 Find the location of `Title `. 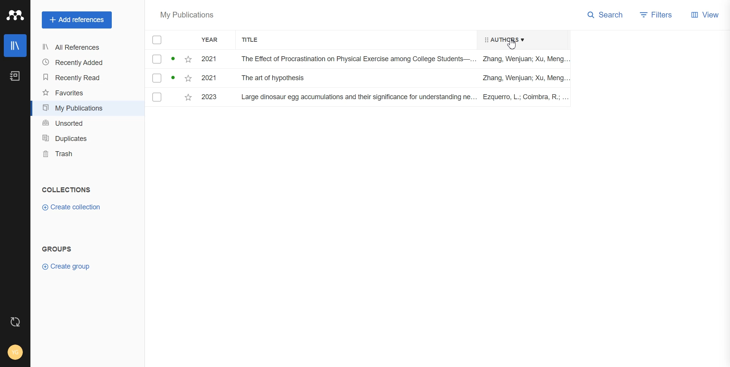

Title  is located at coordinates (254, 40).